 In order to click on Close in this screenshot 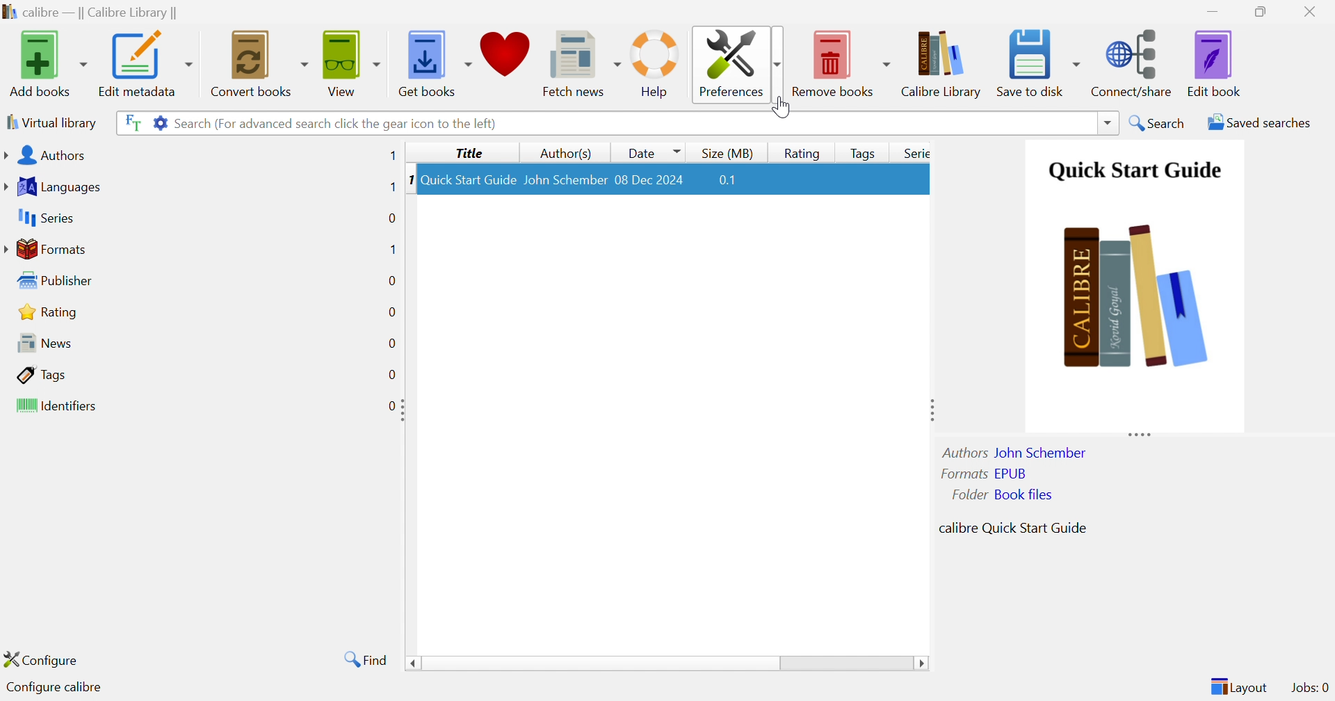, I will do `click(1313, 11)`.